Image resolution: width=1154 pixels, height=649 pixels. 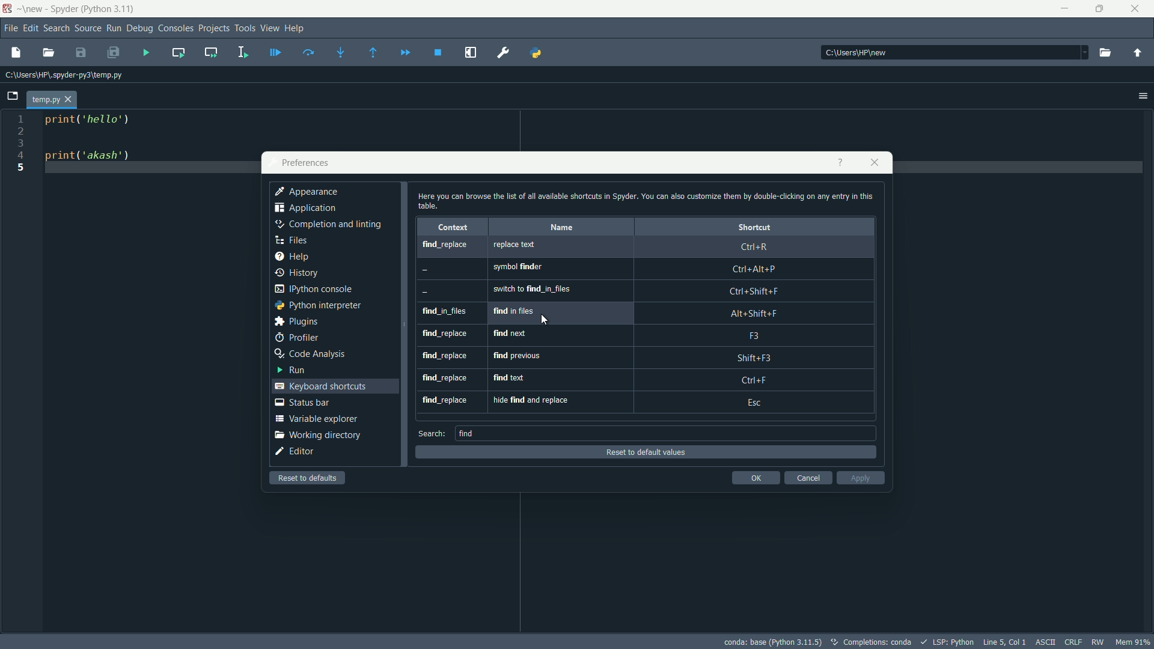 I want to click on Preferences , so click(x=504, y=53).